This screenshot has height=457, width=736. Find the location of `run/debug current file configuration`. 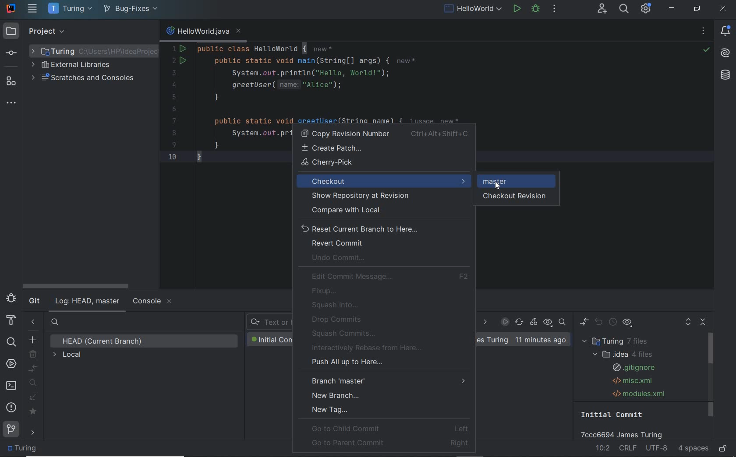

run/debug current file configuration is located at coordinates (472, 7).